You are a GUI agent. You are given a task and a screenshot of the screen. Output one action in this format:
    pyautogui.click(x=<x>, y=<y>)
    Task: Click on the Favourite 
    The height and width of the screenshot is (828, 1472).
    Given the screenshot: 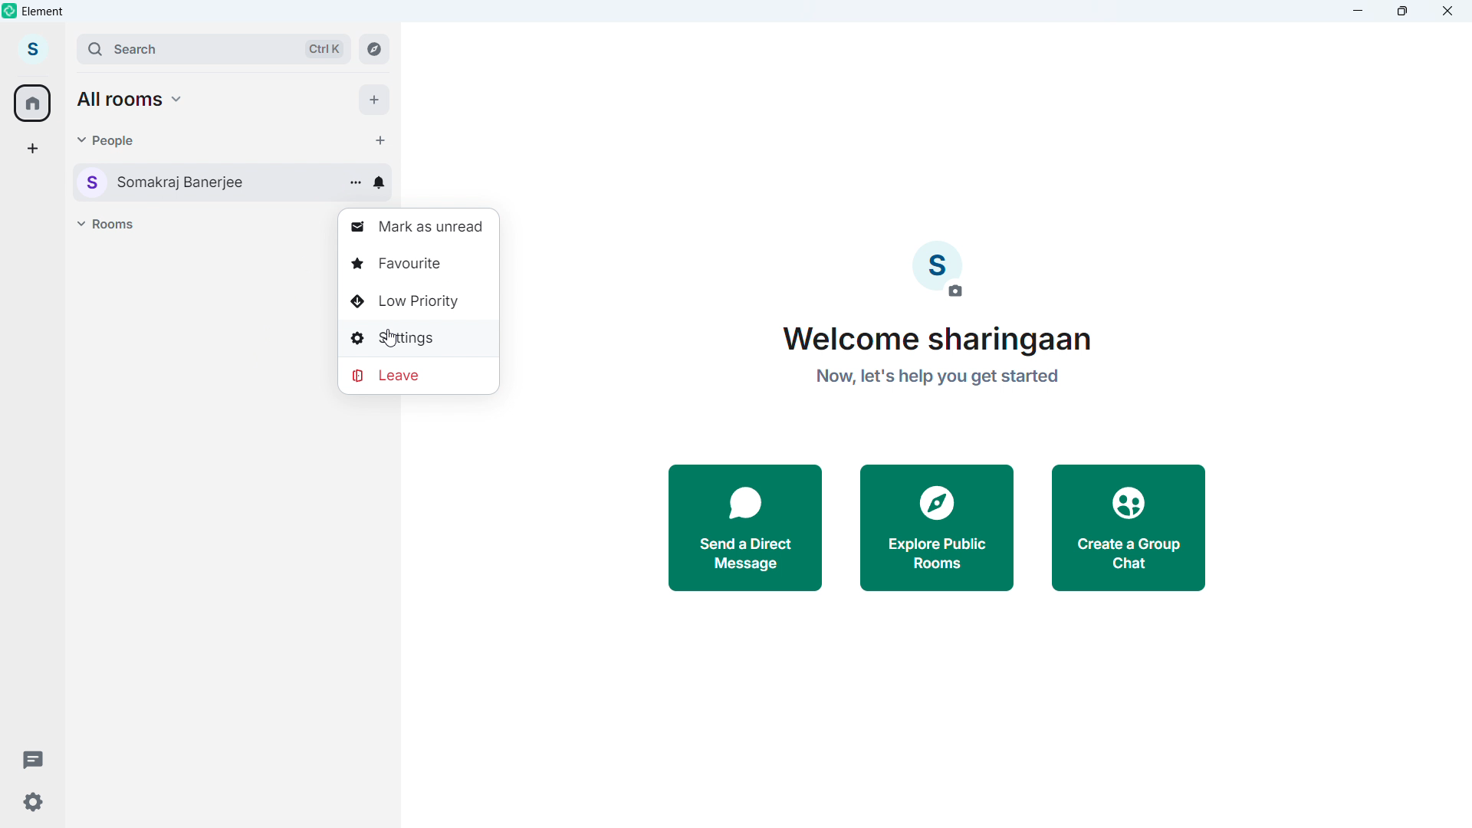 What is the action you would take?
    pyautogui.click(x=418, y=263)
    